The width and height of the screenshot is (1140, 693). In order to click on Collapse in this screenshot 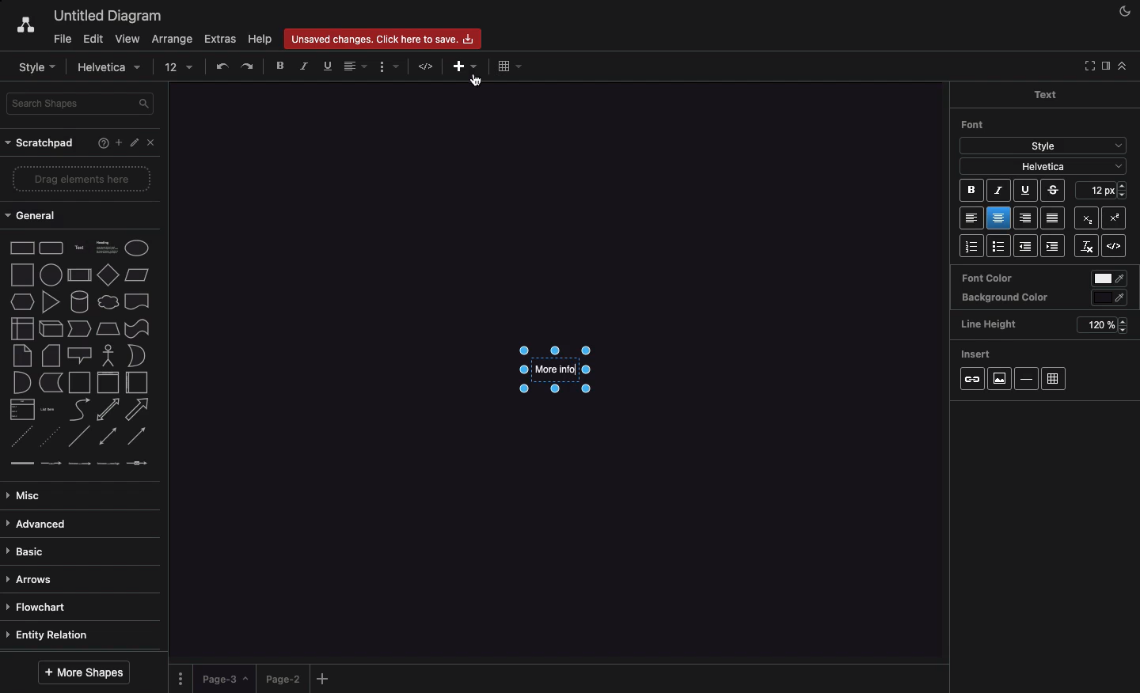, I will do `click(1122, 66)`.